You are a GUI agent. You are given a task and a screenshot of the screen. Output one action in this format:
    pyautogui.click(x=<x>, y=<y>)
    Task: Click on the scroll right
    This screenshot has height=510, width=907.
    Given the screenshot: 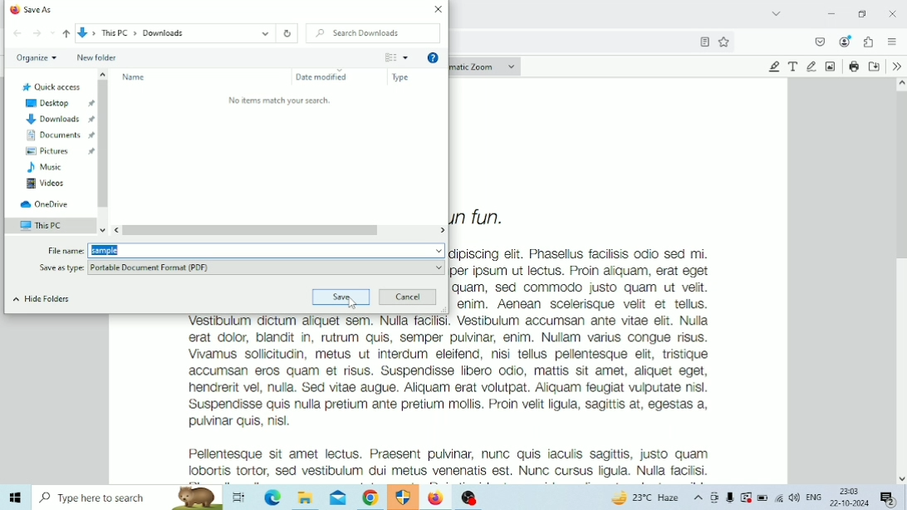 What is the action you would take?
    pyautogui.click(x=115, y=230)
    